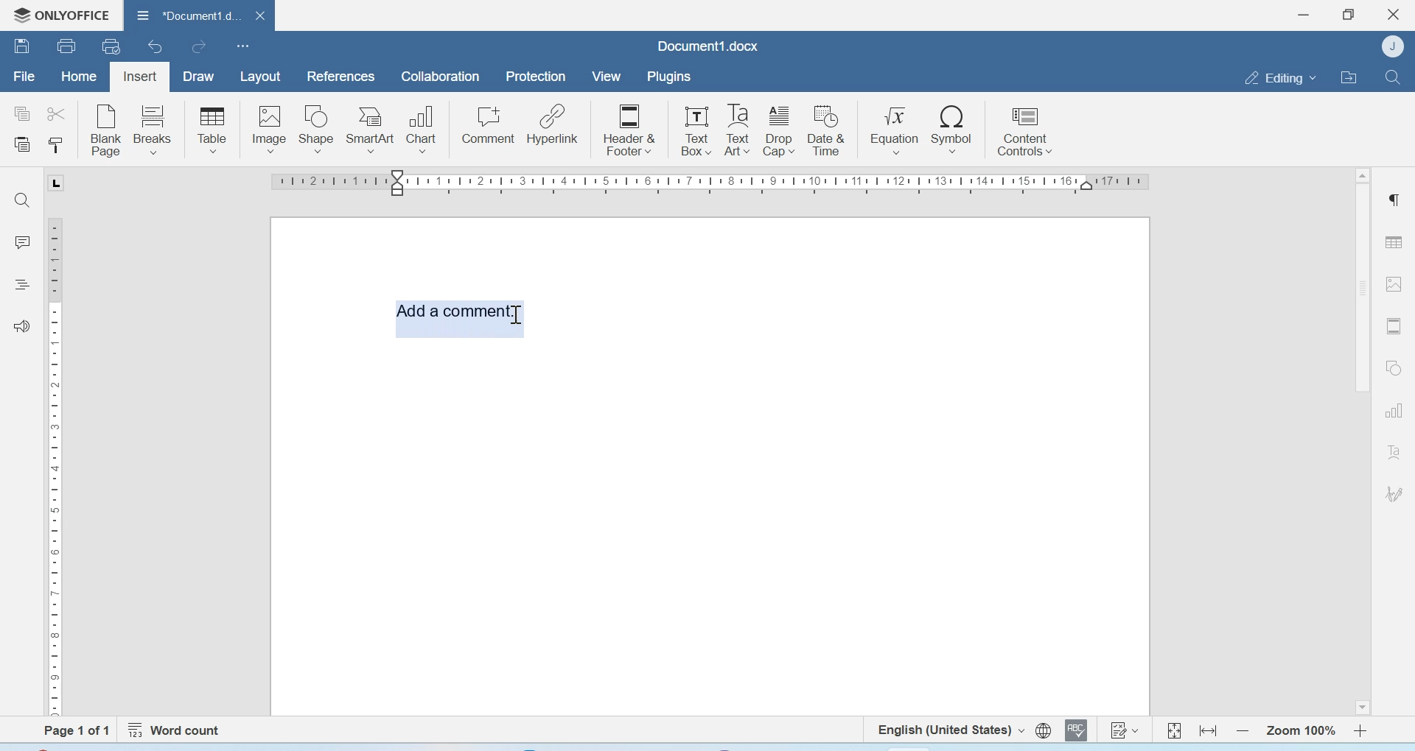  Describe the element at coordinates (1396, 367) in the screenshot. I see `Shapes` at that location.